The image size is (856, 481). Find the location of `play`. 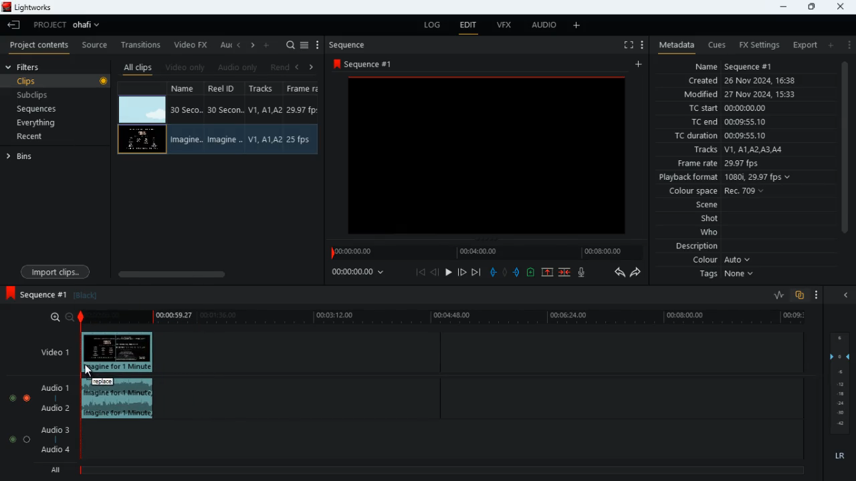

play is located at coordinates (449, 271).